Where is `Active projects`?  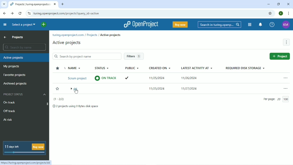 Active projects is located at coordinates (24, 58).